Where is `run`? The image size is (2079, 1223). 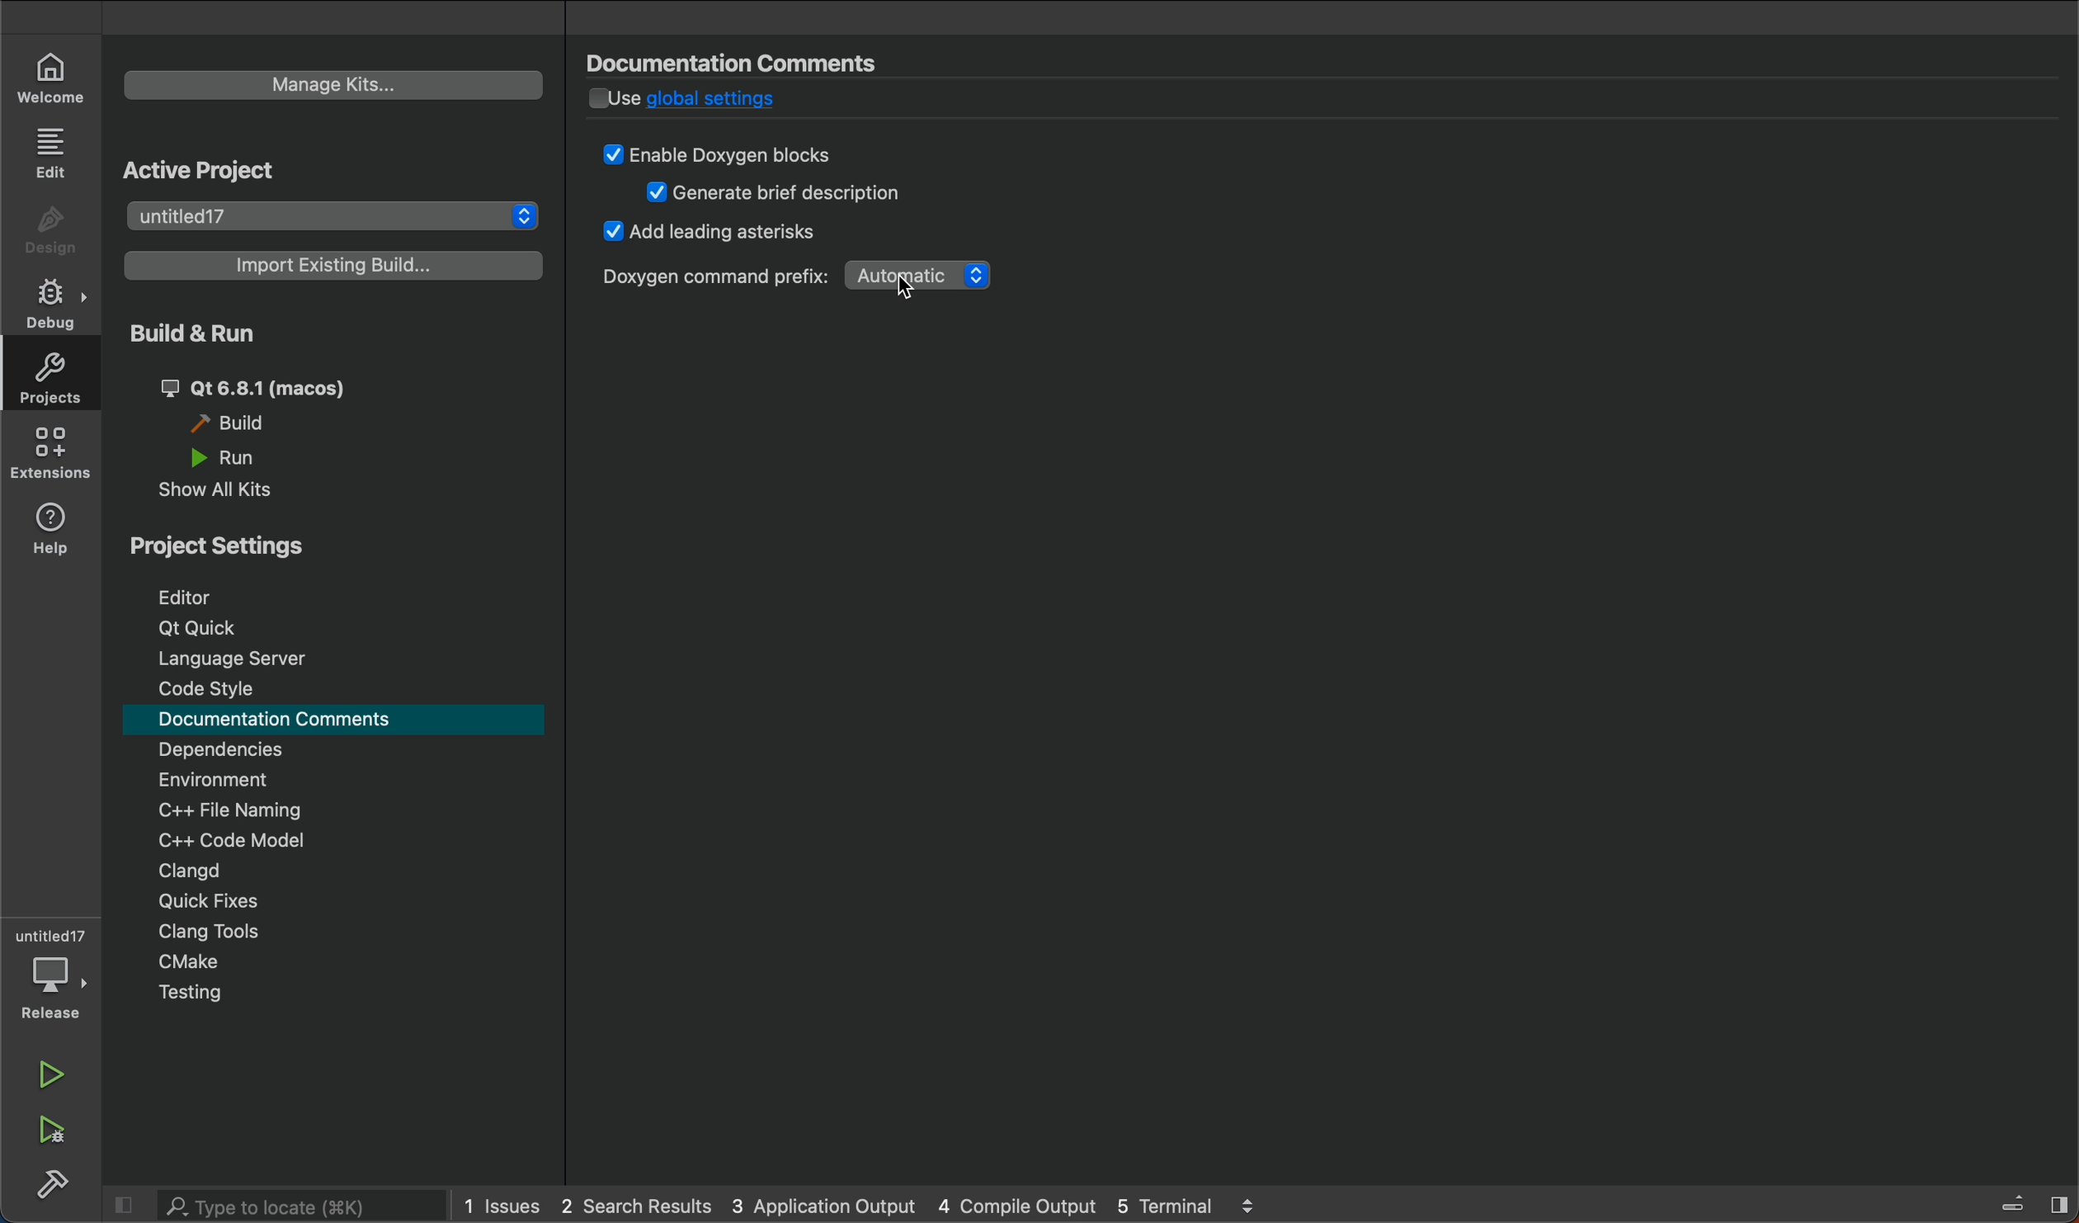 run is located at coordinates (51, 1074).